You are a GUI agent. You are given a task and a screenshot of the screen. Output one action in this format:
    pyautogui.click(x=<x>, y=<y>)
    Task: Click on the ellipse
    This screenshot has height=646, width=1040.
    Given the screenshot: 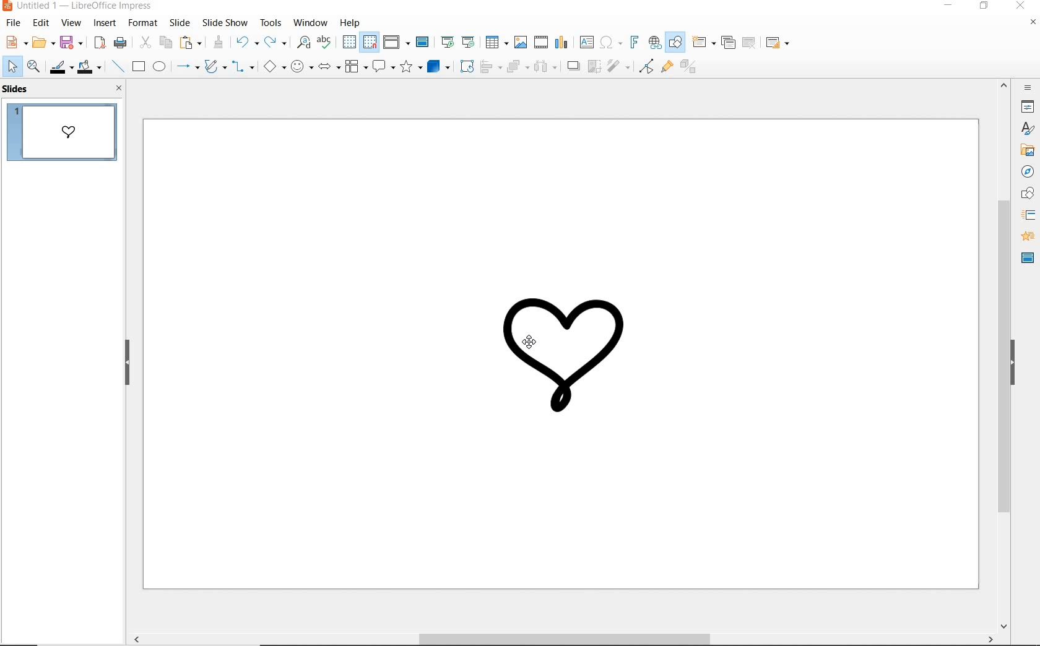 What is the action you would take?
    pyautogui.click(x=160, y=67)
    